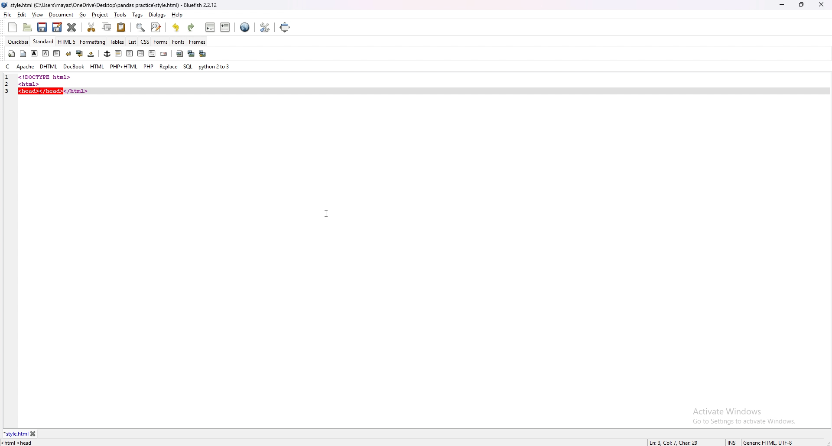  Describe the element at coordinates (169, 66) in the screenshot. I see `replace` at that location.